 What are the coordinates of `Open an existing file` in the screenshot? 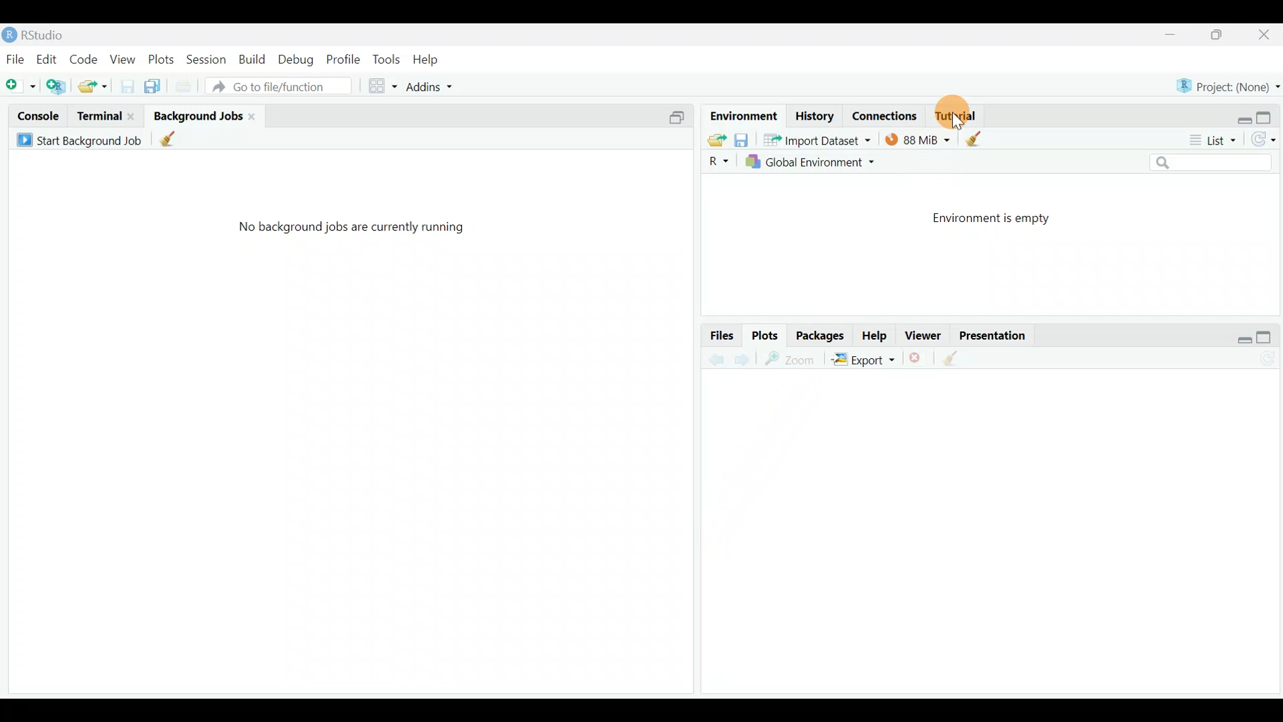 It's located at (93, 85).